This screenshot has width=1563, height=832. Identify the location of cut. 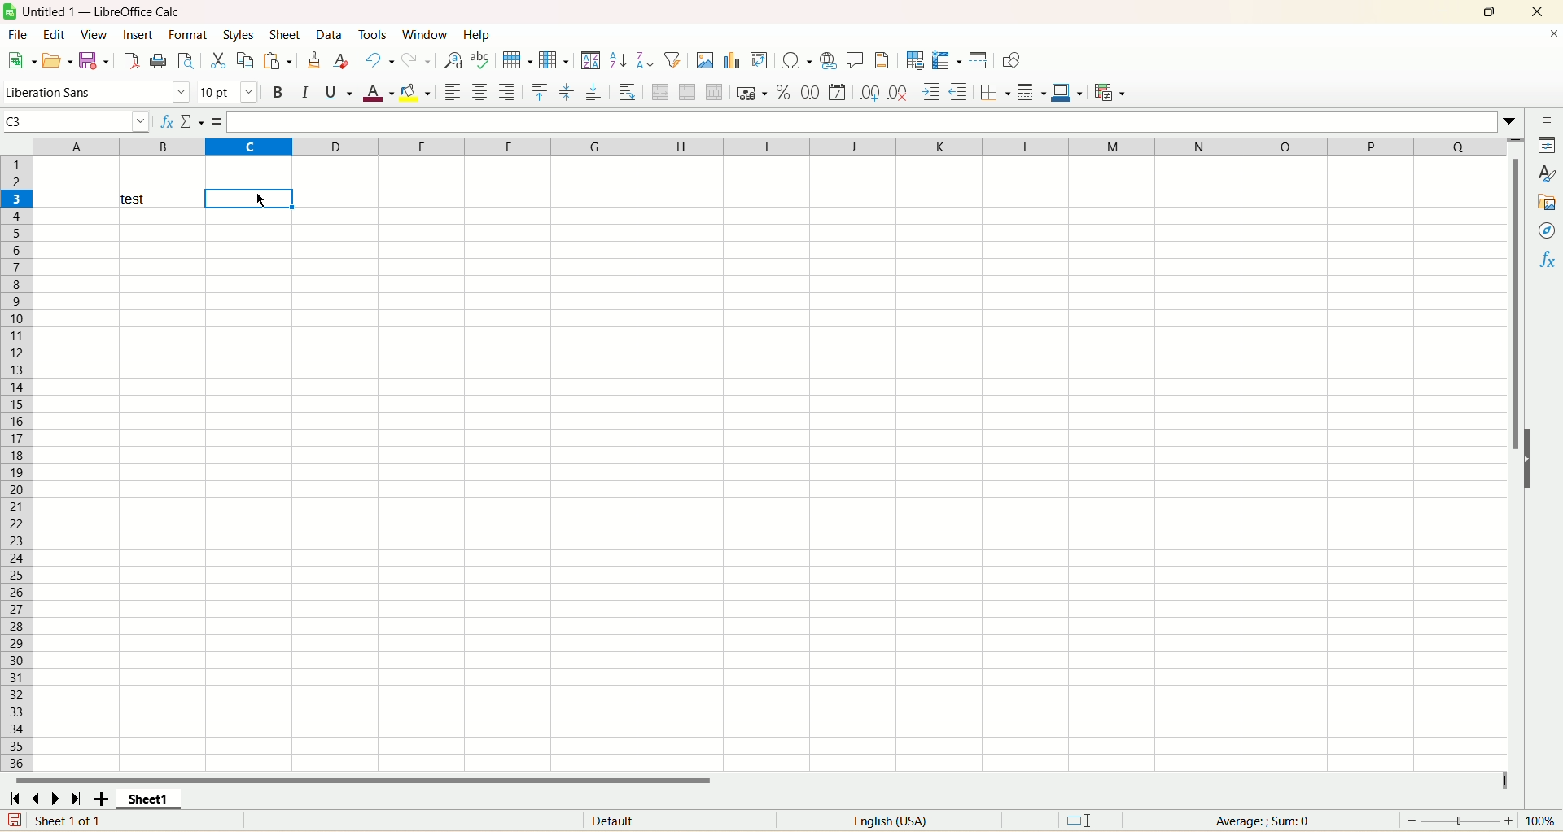
(218, 60).